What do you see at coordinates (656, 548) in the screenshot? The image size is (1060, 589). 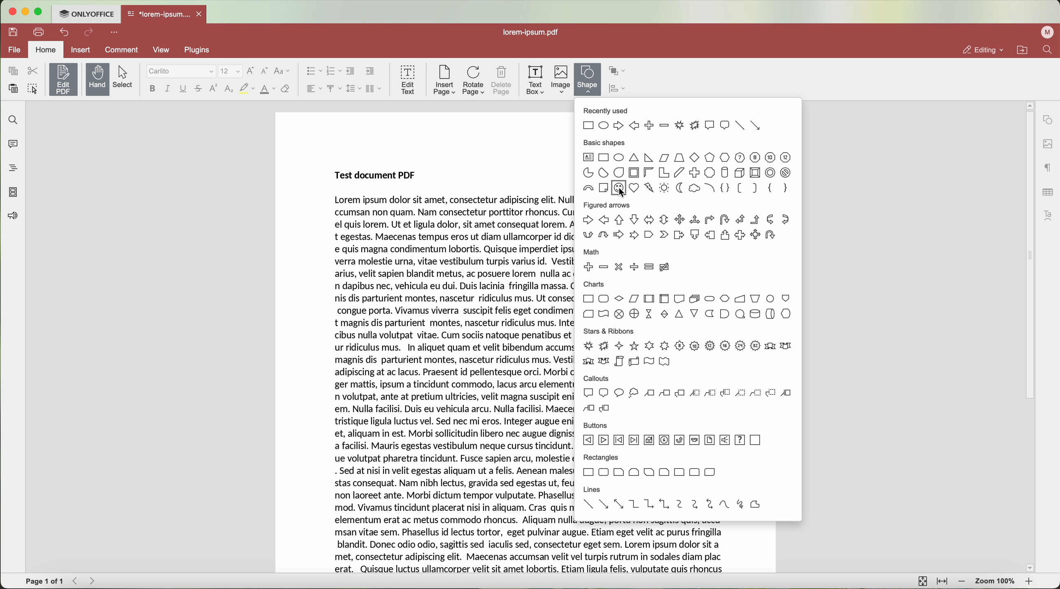 I see `body text` at bounding box center [656, 548].